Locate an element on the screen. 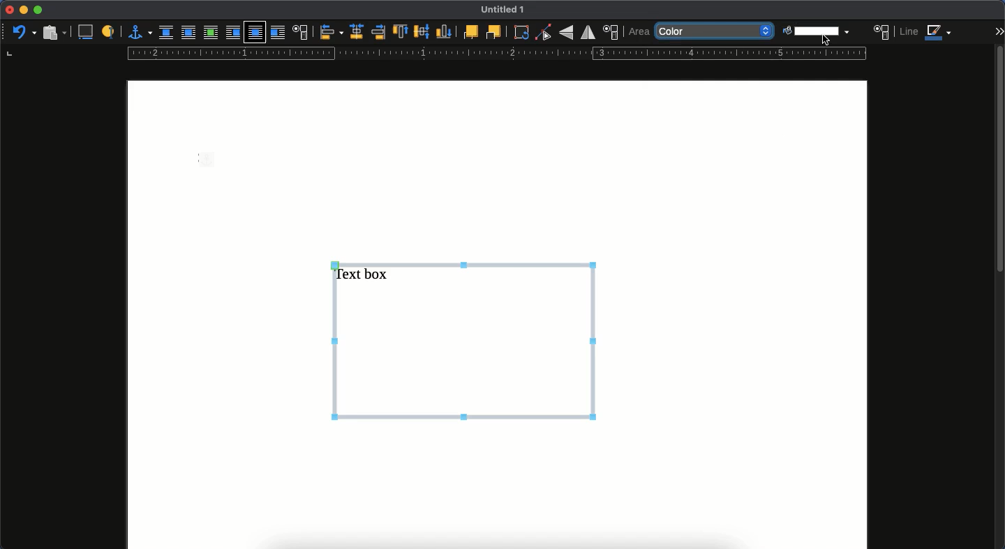  undo is located at coordinates (24, 31).